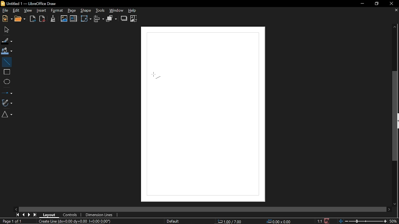 Image resolution: width=399 pixels, height=224 pixels. What do you see at coordinates (42, 19) in the screenshot?
I see `Export to pdf` at bounding box center [42, 19].